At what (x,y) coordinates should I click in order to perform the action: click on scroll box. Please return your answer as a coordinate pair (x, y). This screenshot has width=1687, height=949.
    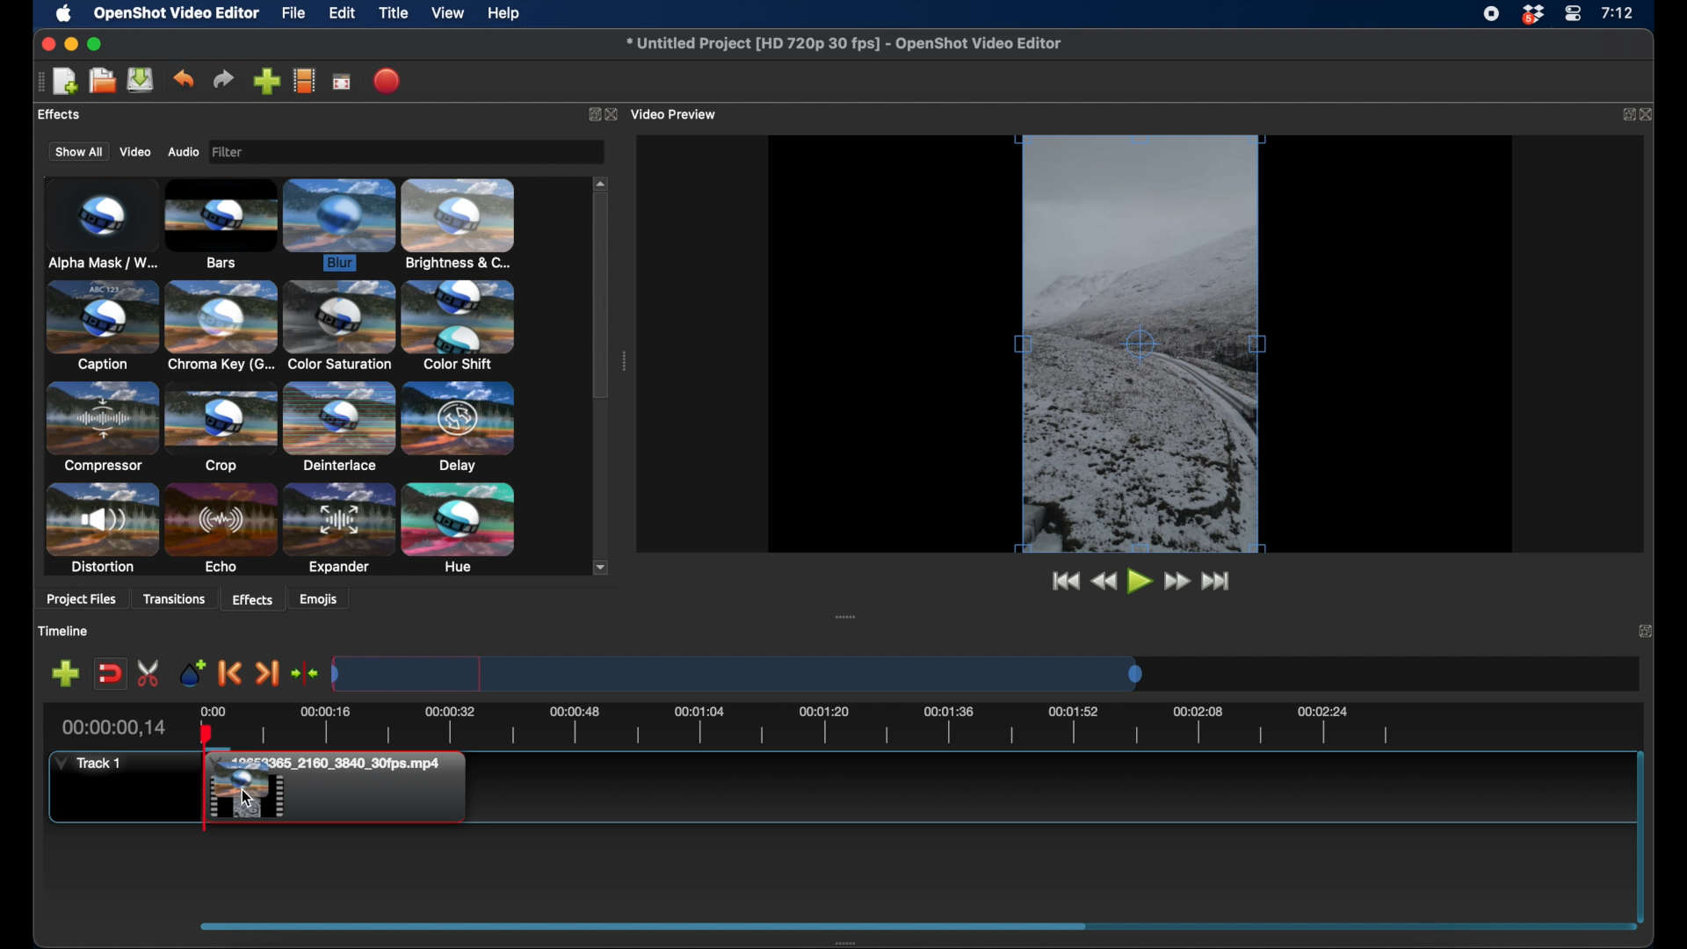
    Looking at the image, I should click on (601, 299).